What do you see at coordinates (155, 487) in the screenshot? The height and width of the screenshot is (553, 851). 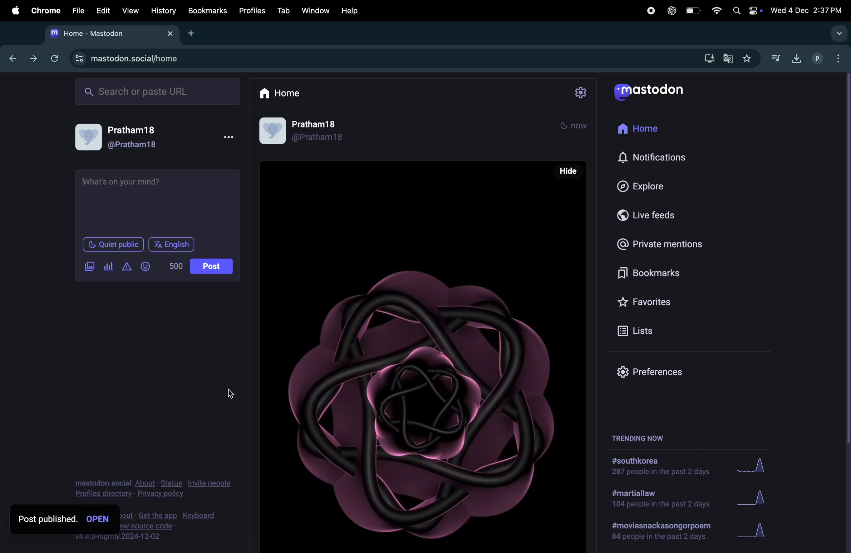 I see `privacy policiy` at bounding box center [155, 487].